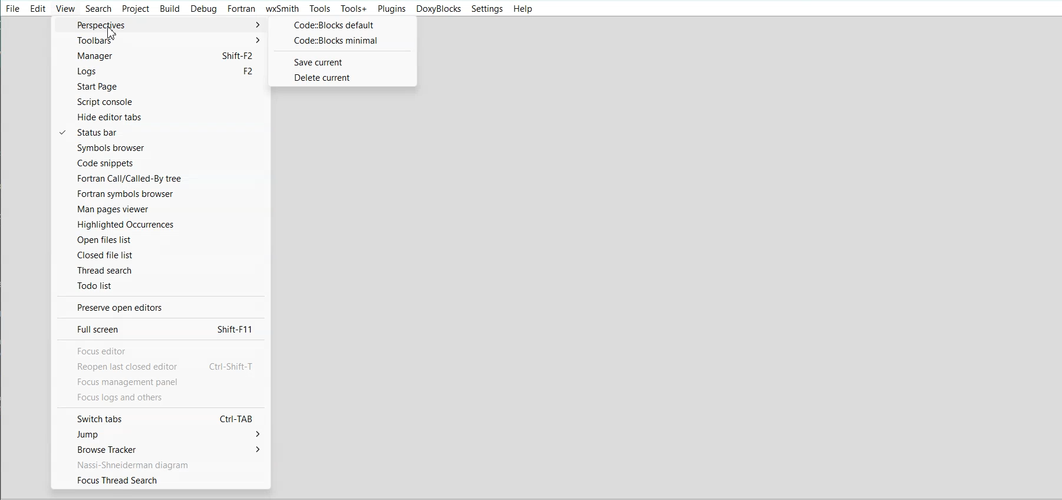  What do you see at coordinates (160, 255) in the screenshot?
I see `Closed file list` at bounding box center [160, 255].